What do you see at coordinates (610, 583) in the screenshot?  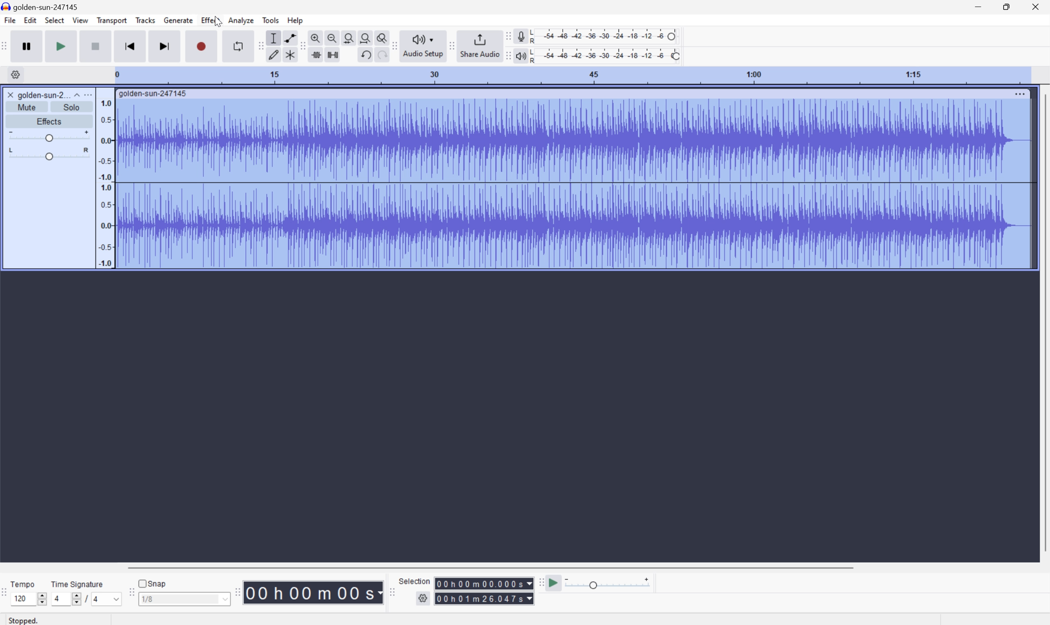 I see `Play back speed` at bounding box center [610, 583].